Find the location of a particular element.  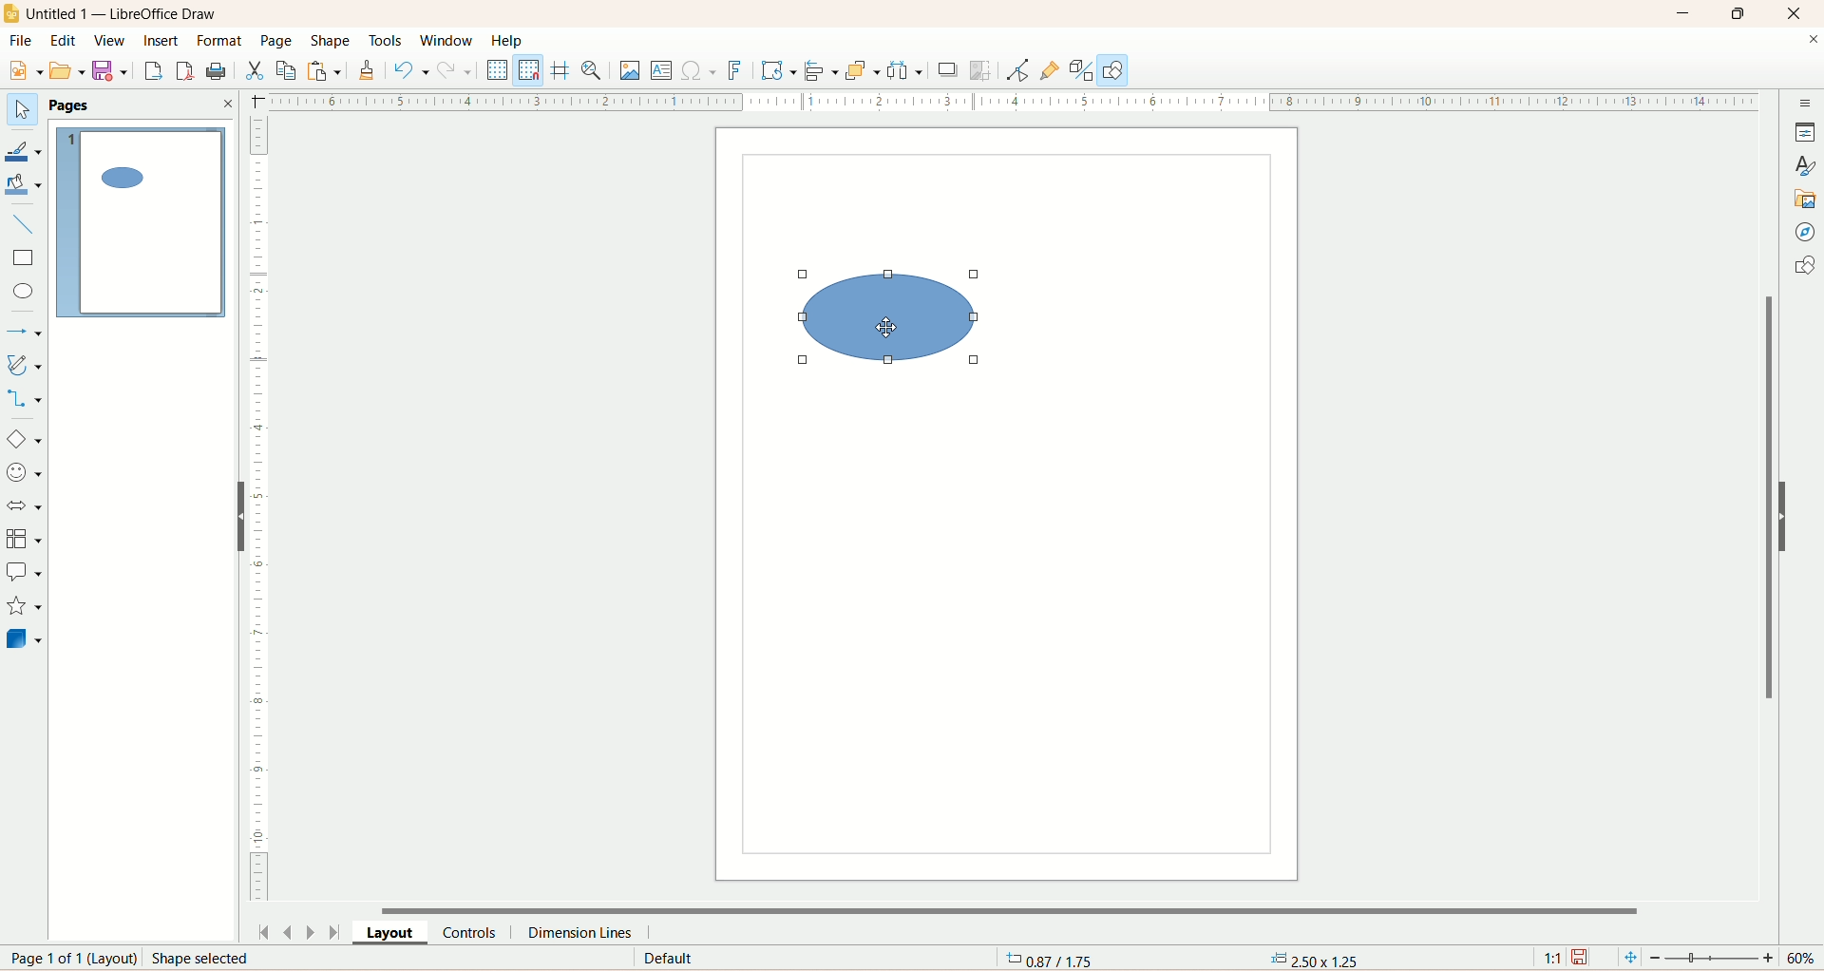

insert textbox is located at coordinates (659, 70).